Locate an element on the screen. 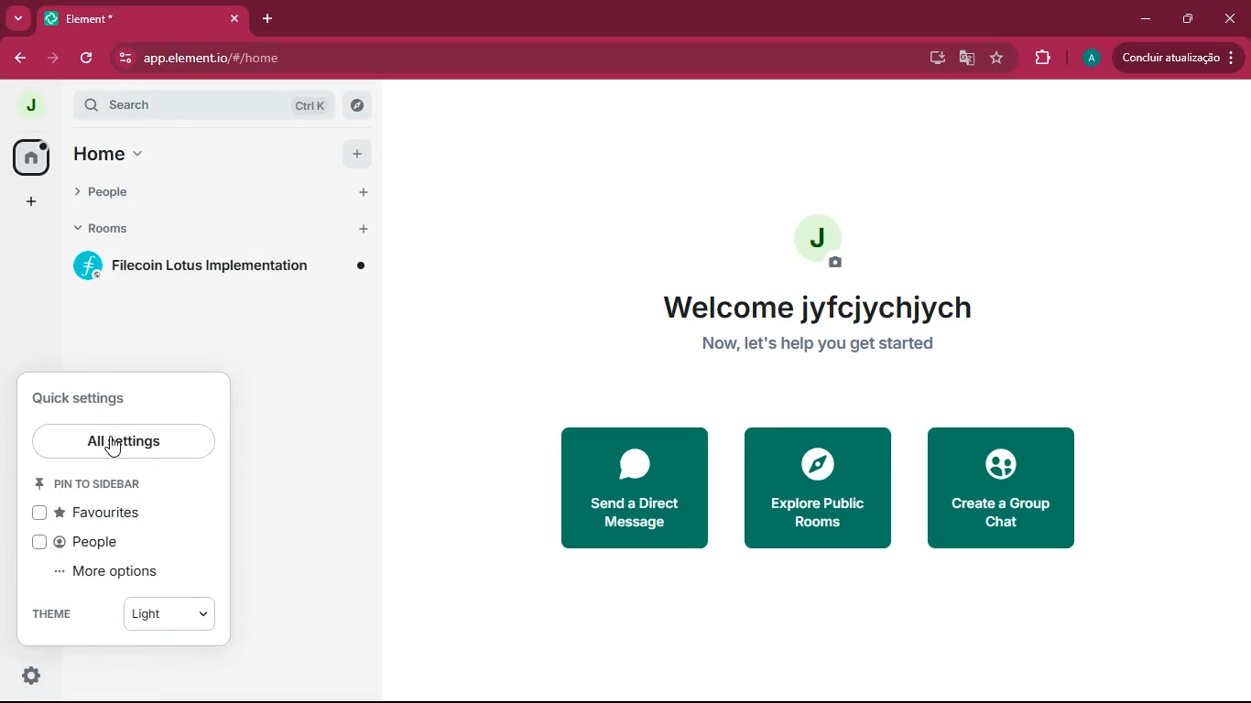 Image resolution: width=1251 pixels, height=703 pixels. people is located at coordinates (195, 192).